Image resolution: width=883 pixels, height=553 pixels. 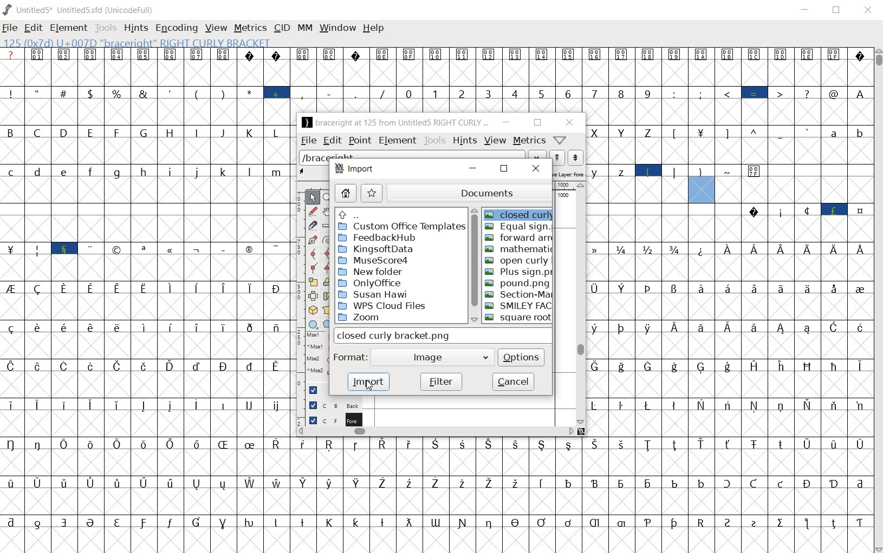 What do you see at coordinates (33, 29) in the screenshot?
I see `EDIT` at bounding box center [33, 29].